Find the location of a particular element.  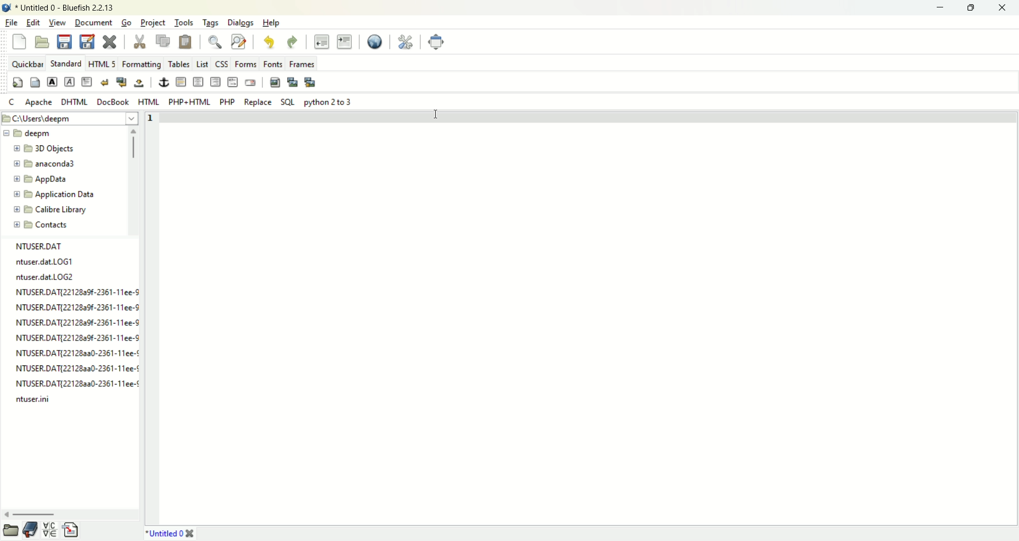

edit is located at coordinates (34, 22).